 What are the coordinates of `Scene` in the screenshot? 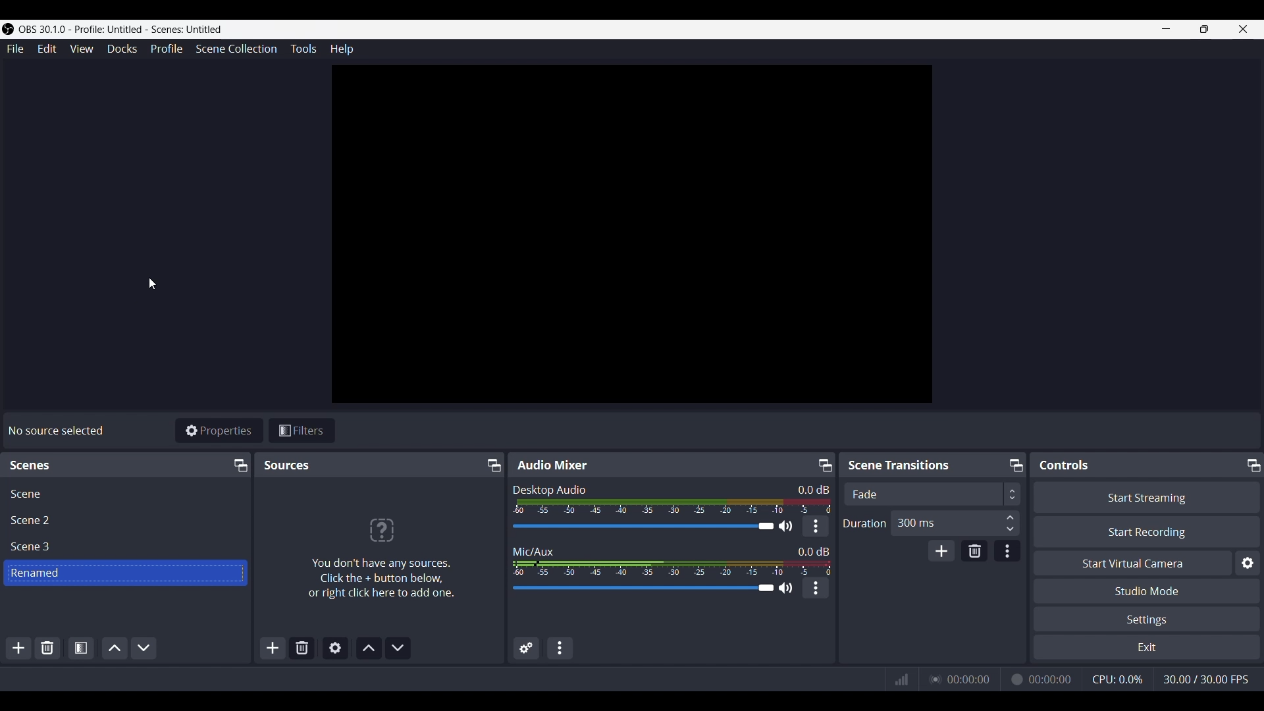 It's located at (26, 494).